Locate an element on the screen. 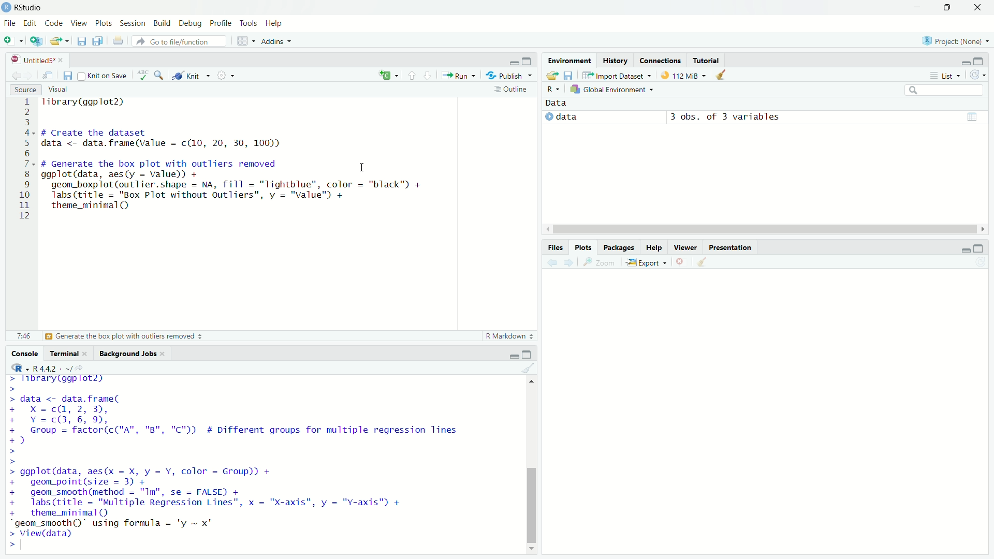  copy is located at coordinates (98, 41).